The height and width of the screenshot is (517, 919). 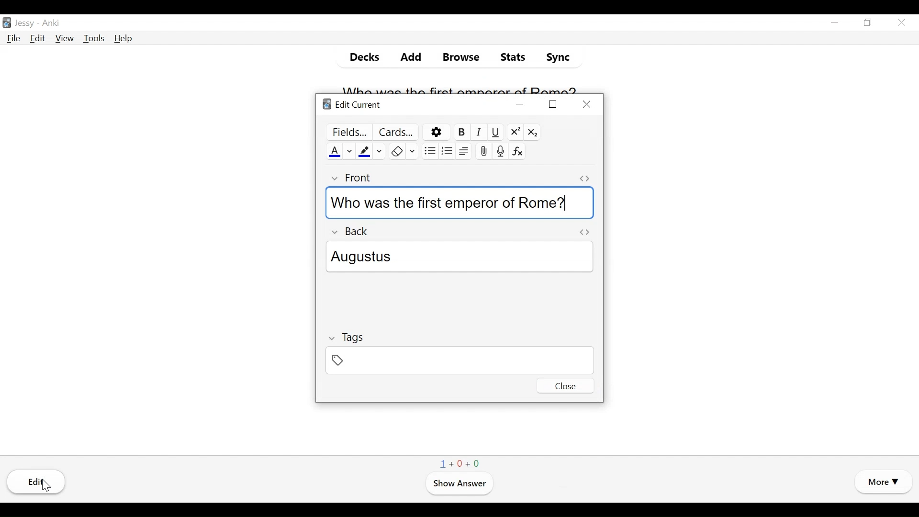 What do you see at coordinates (349, 337) in the screenshot?
I see `Tags` at bounding box center [349, 337].